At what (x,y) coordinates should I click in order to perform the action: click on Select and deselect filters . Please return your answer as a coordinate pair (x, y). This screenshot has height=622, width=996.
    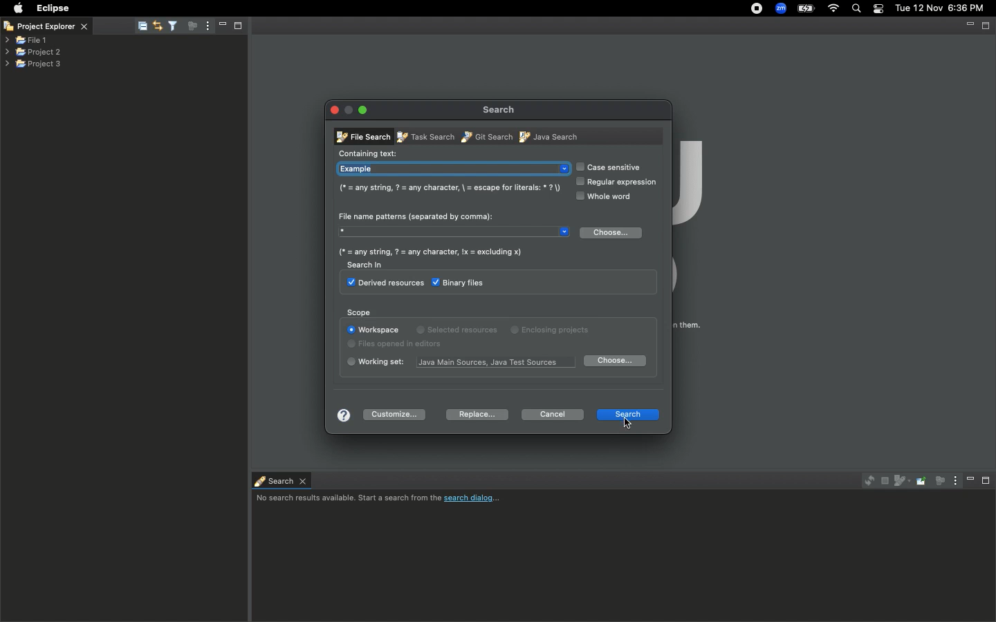
    Looking at the image, I should click on (176, 24).